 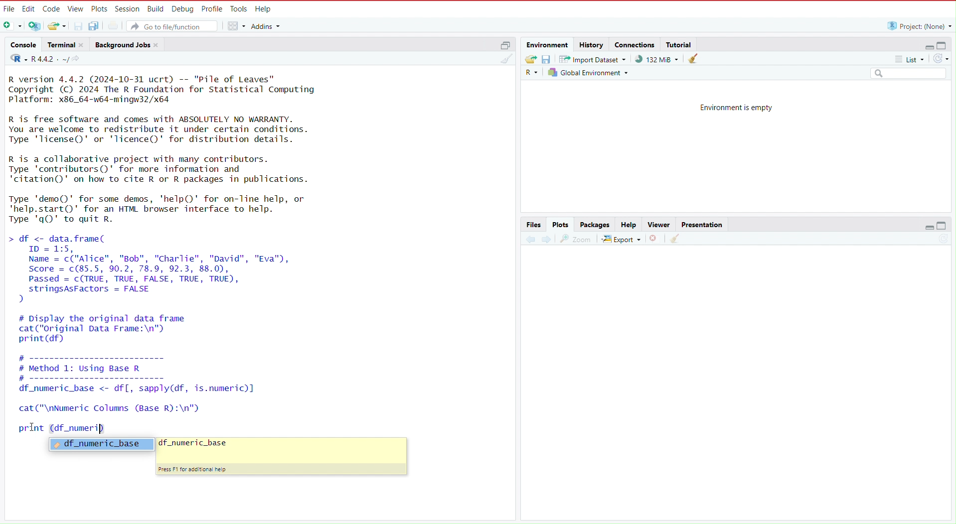 What do you see at coordinates (167, 89) in the screenshot?
I see `R version 4.4.2 (2024-10-31 ucrt) -- "Pile of Leaves"
Copyright (C) 2024 The R Foundation for Statistical Computing
Platform: x86_64-w64-mingw32/x64` at bounding box center [167, 89].